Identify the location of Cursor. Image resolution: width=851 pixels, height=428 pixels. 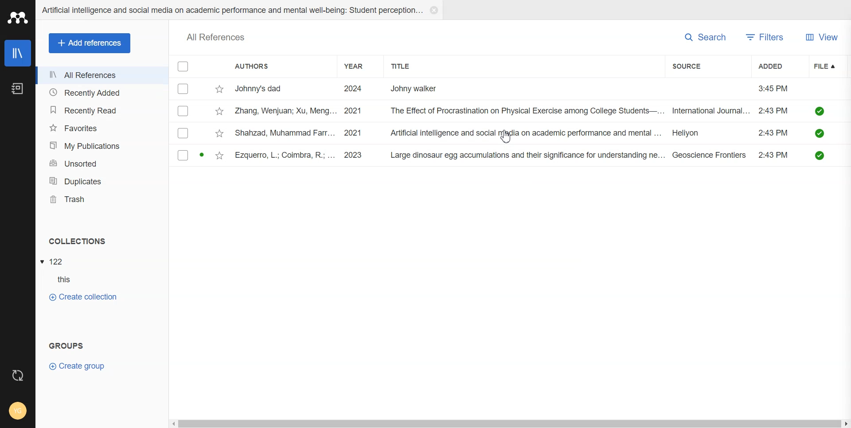
(507, 136).